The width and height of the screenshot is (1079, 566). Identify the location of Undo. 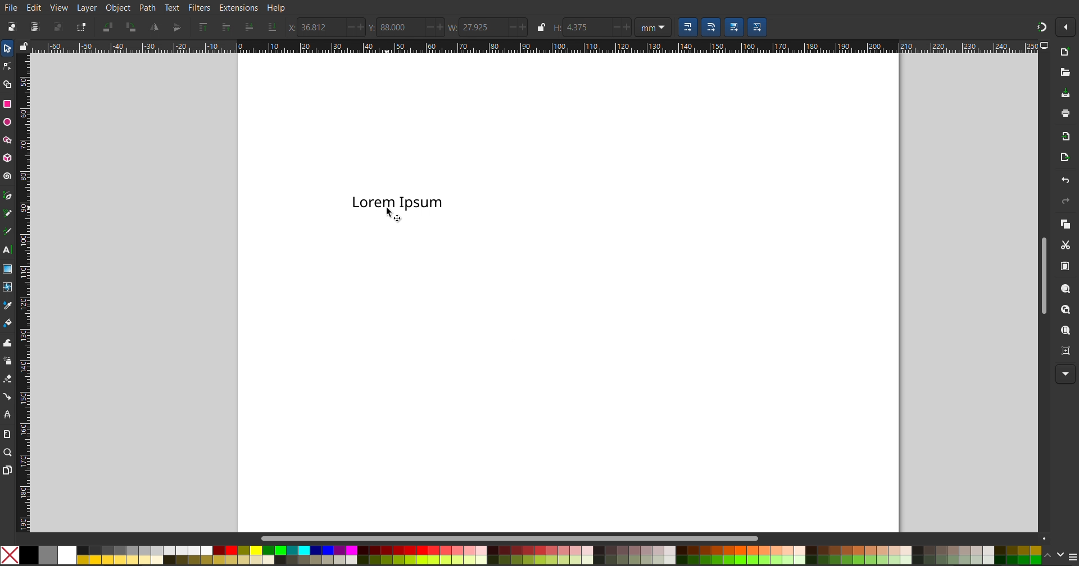
(1064, 180).